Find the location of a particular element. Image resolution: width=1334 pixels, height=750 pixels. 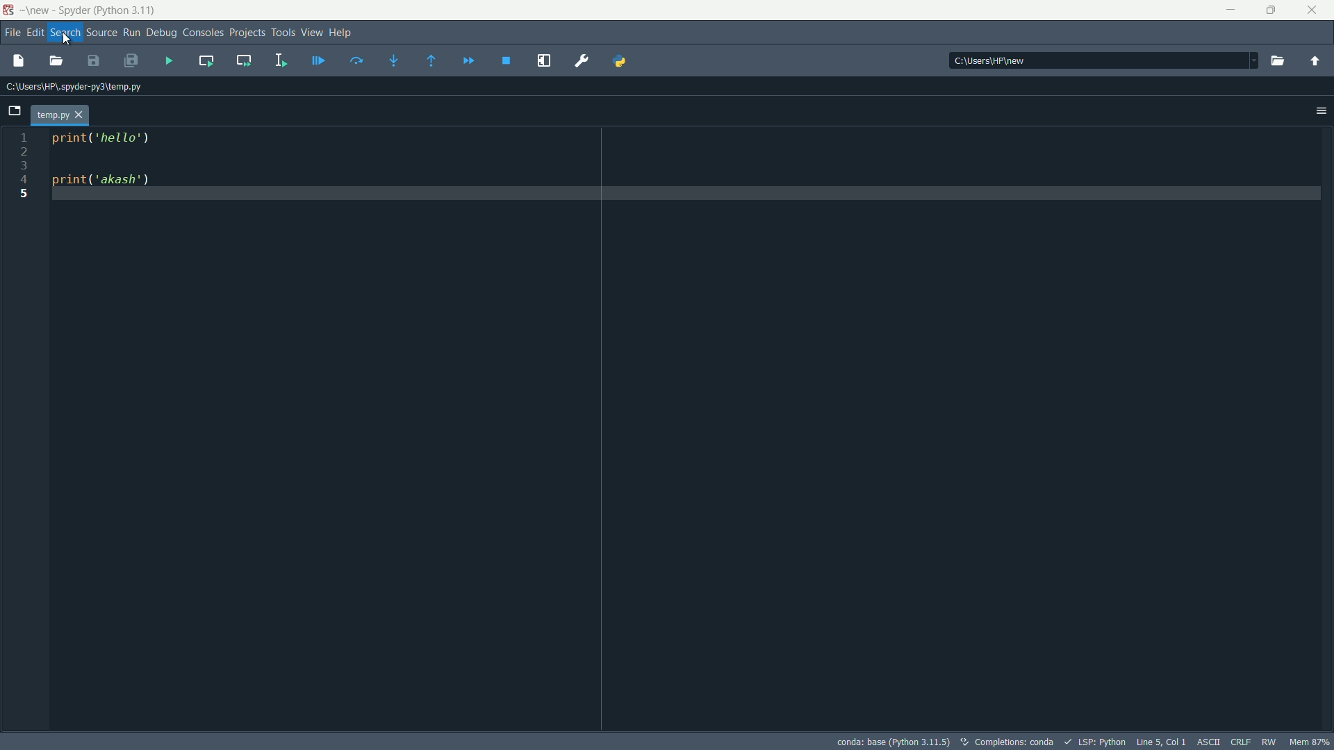

step into function is located at coordinates (397, 60).